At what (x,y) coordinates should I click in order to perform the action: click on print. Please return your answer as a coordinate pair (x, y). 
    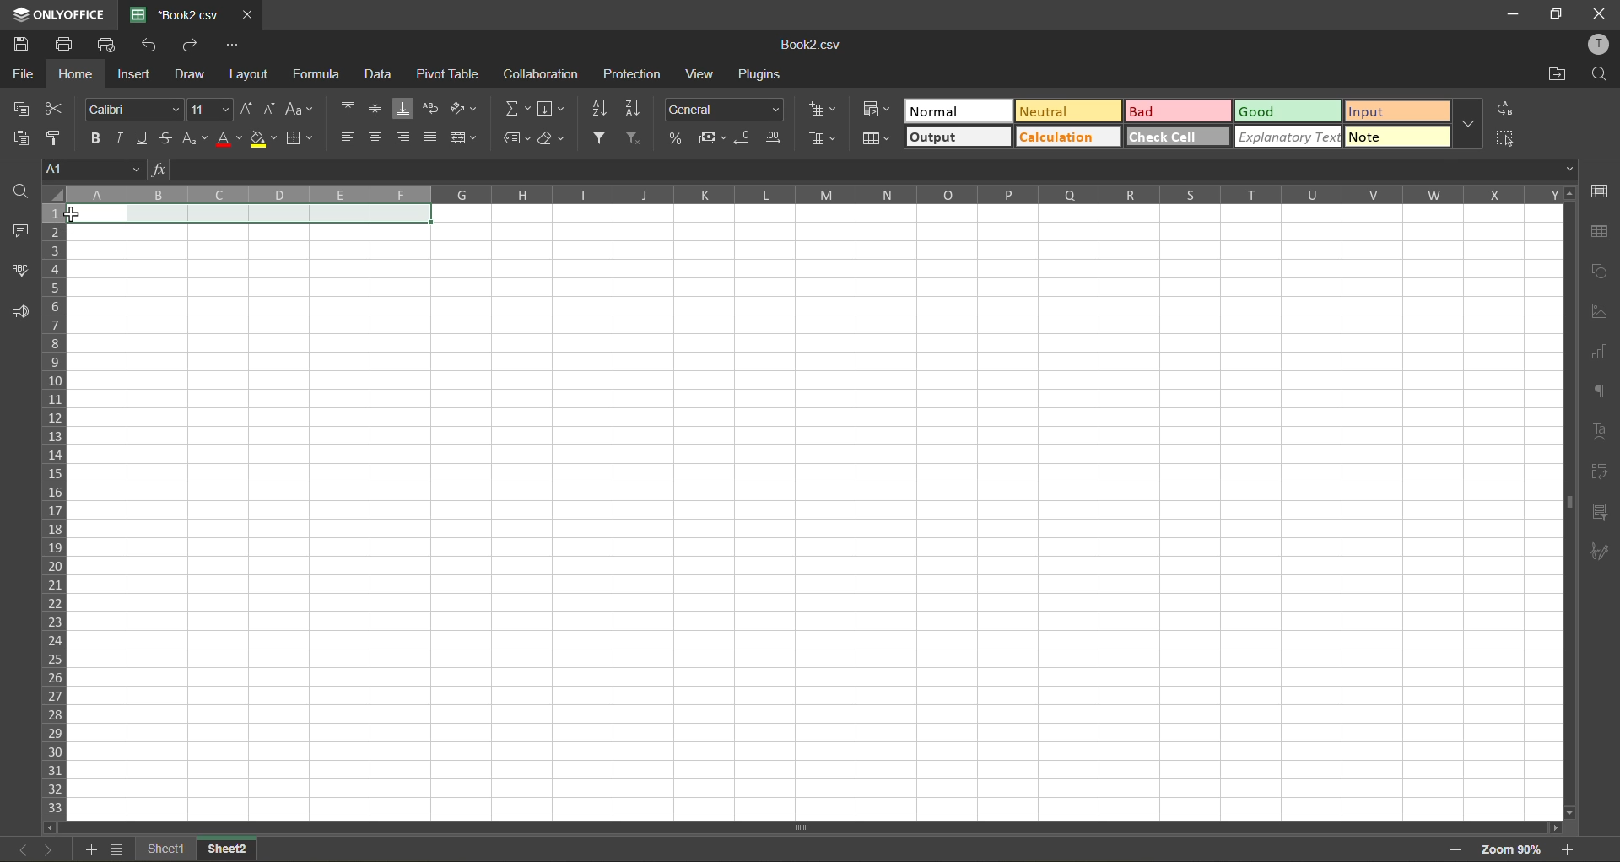
    Looking at the image, I should click on (63, 43).